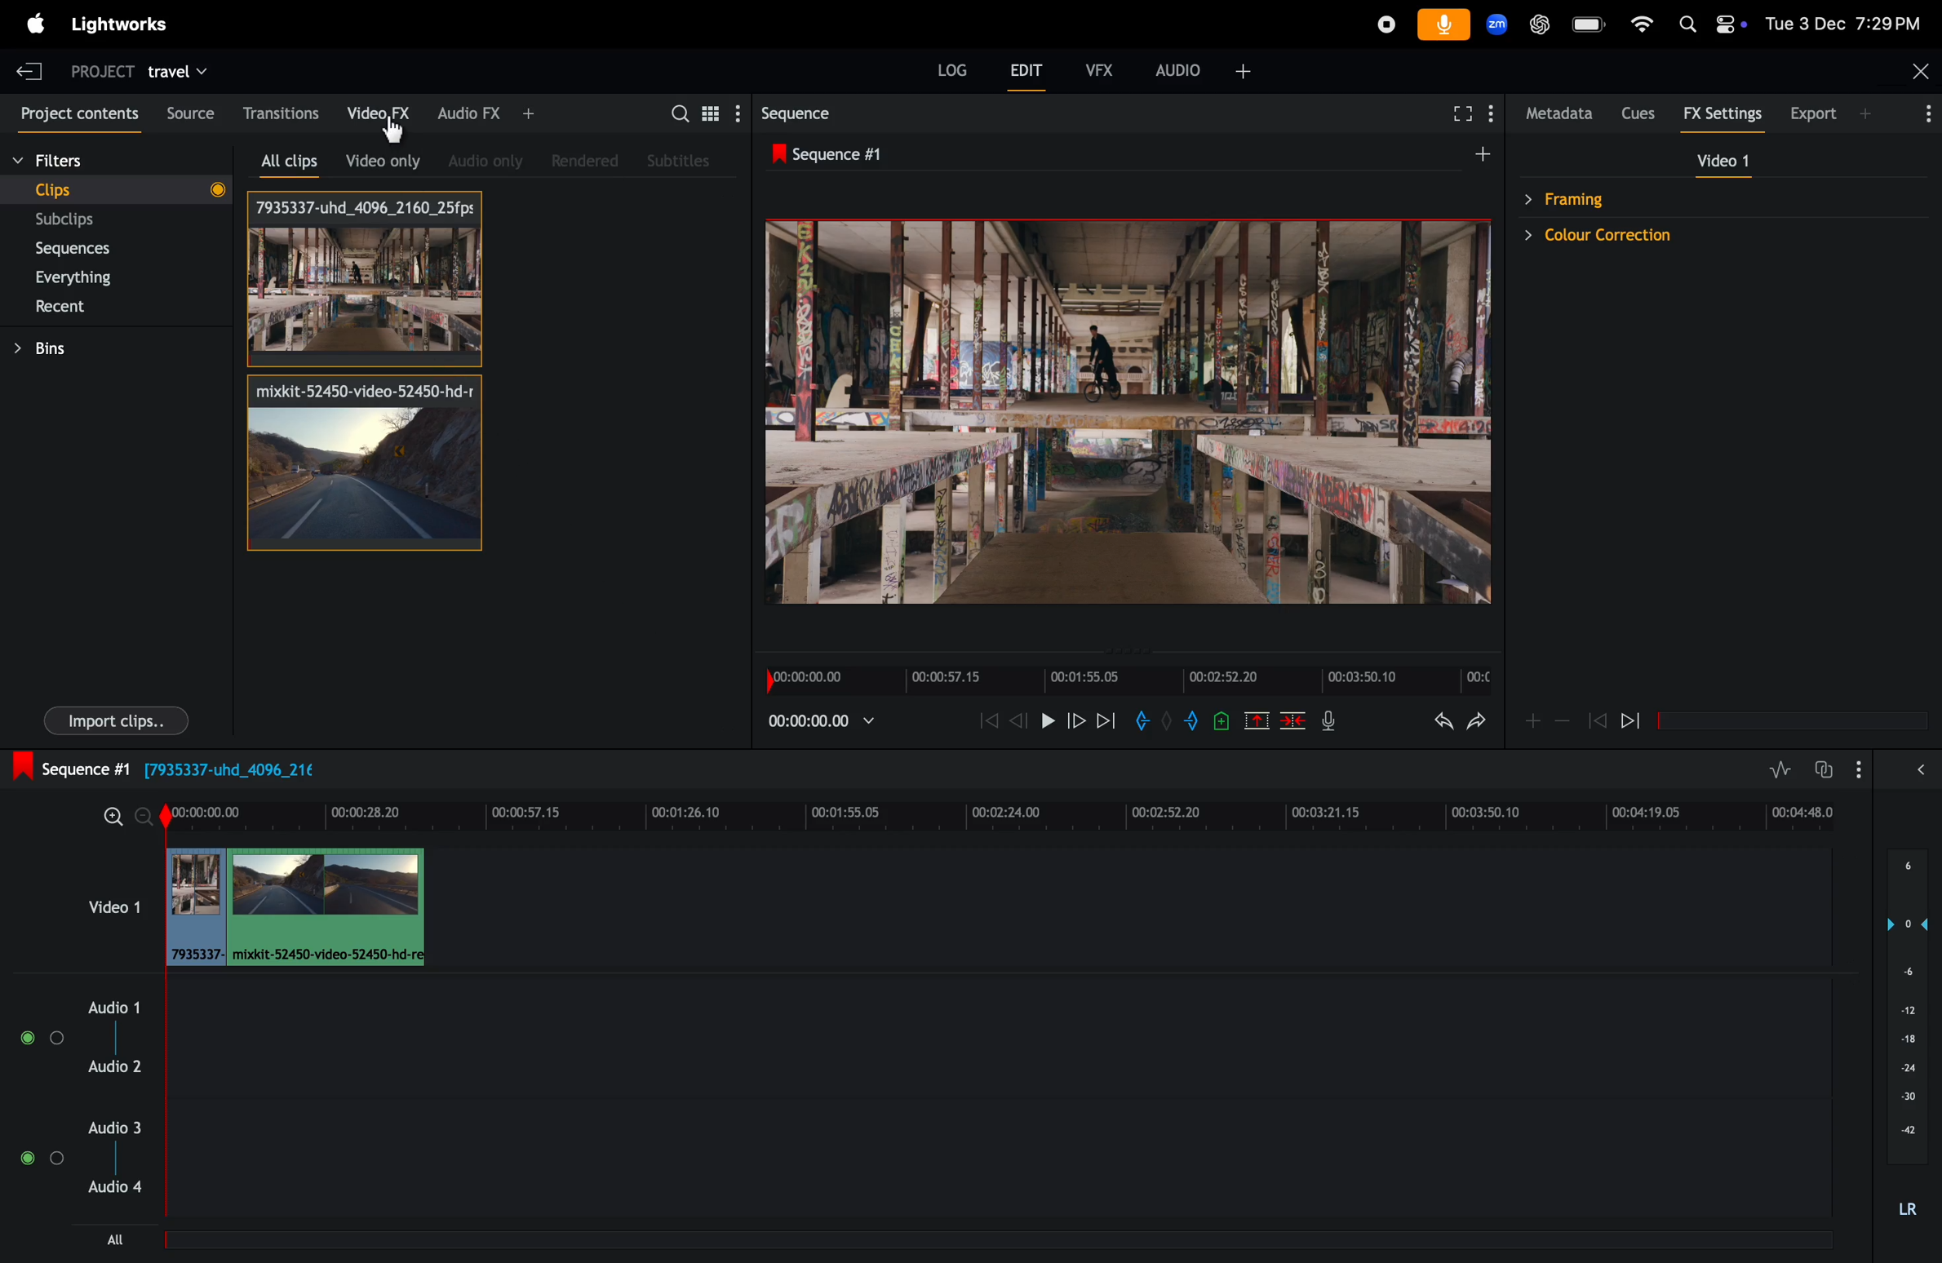 This screenshot has width=1942, height=1263. What do you see at coordinates (1590, 24) in the screenshot?
I see `battery` at bounding box center [1590, 24].